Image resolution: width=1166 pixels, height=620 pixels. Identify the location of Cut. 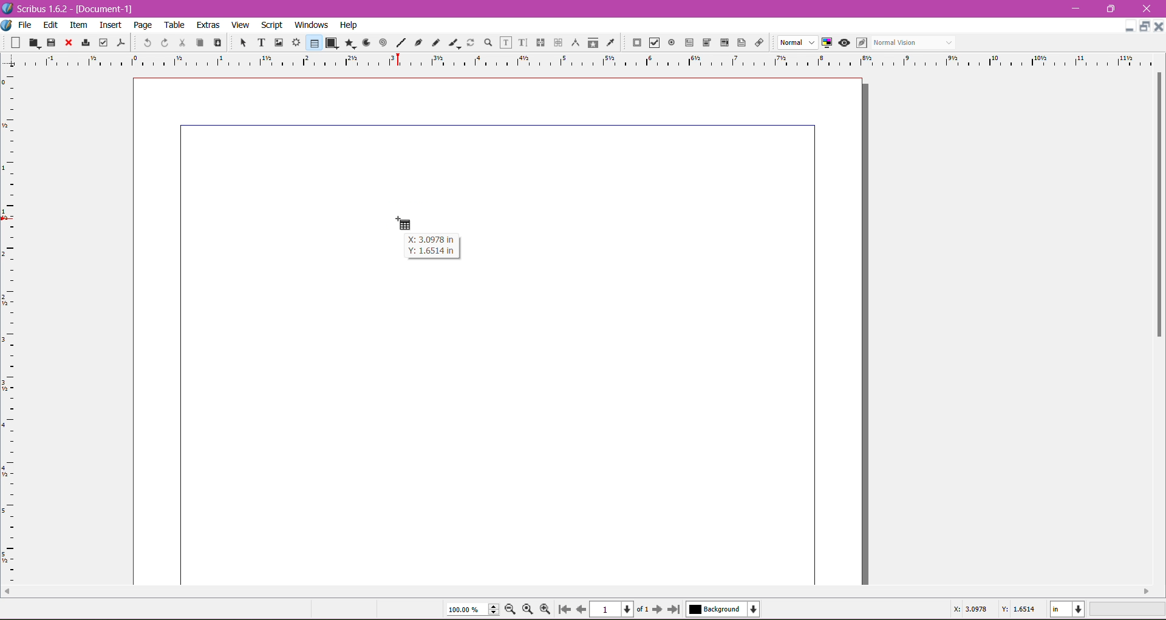
(180, 42).